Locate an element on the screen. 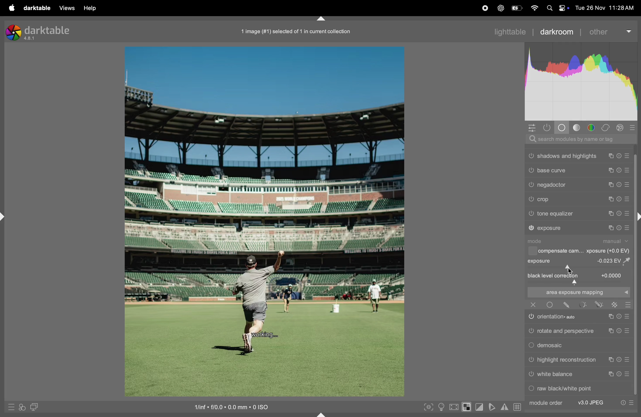 The width and height of the screenshot is (641, 417). tool is located at coordinates (583, 304).